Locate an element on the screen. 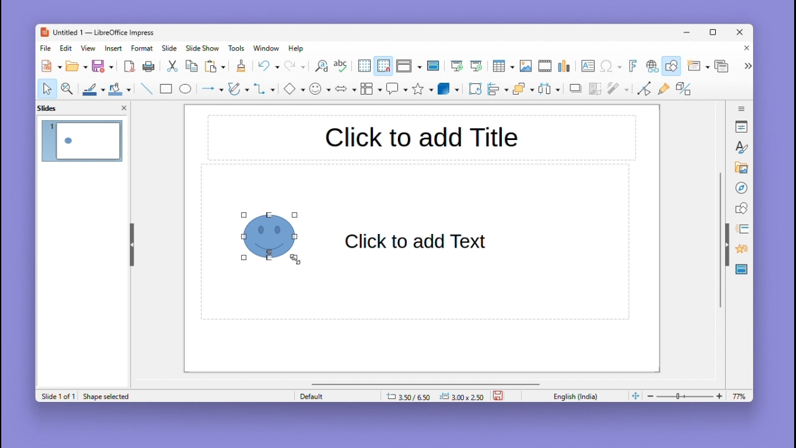 The width and height of the screenshot is (796, 448). Fill colour is located at coordinates (118, 89).